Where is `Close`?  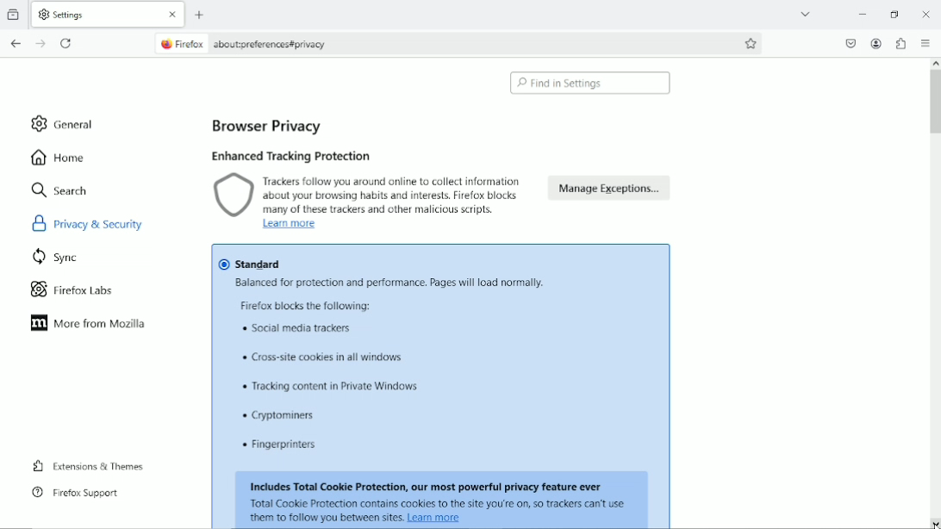 Close is located at coordinates (926, 13).